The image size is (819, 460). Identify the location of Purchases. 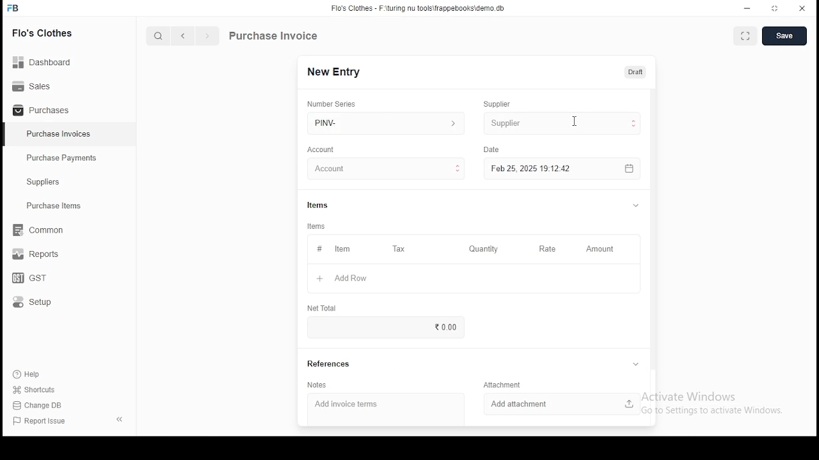
(42, 111).